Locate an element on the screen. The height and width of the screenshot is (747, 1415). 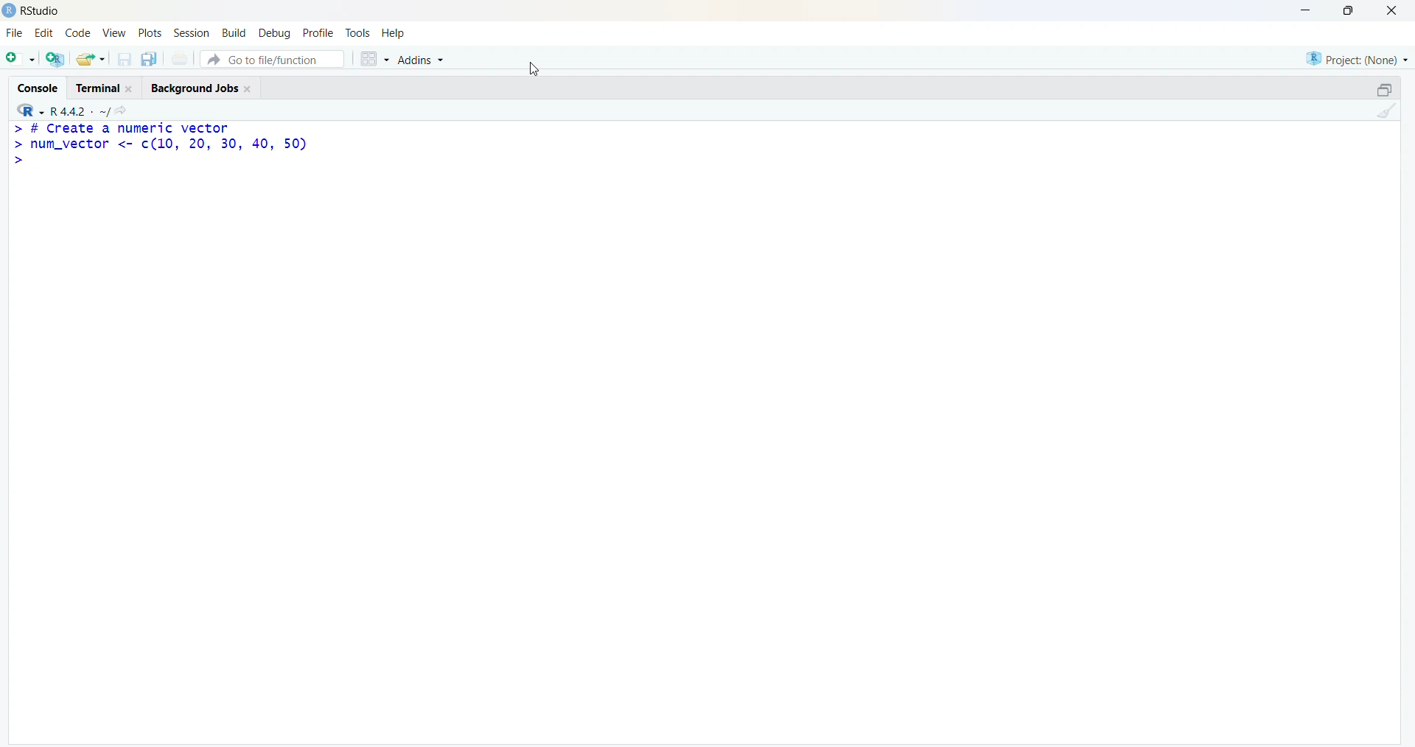
save is located at coordinates (124, 59).